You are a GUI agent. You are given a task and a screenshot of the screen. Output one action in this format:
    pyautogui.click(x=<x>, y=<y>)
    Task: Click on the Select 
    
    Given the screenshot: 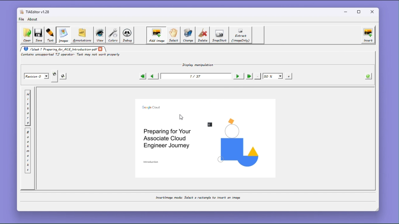 What is the action you would take?
    pyautogui.click(x=173, y=35)
    